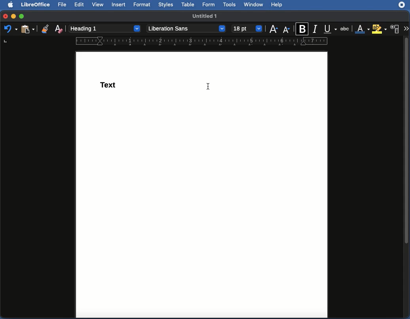 This screenshot has width=410, height=319. What do you see at coordinates (302, 28) in the screenshot?
I see `Bold` at bounding box center [302, 28].